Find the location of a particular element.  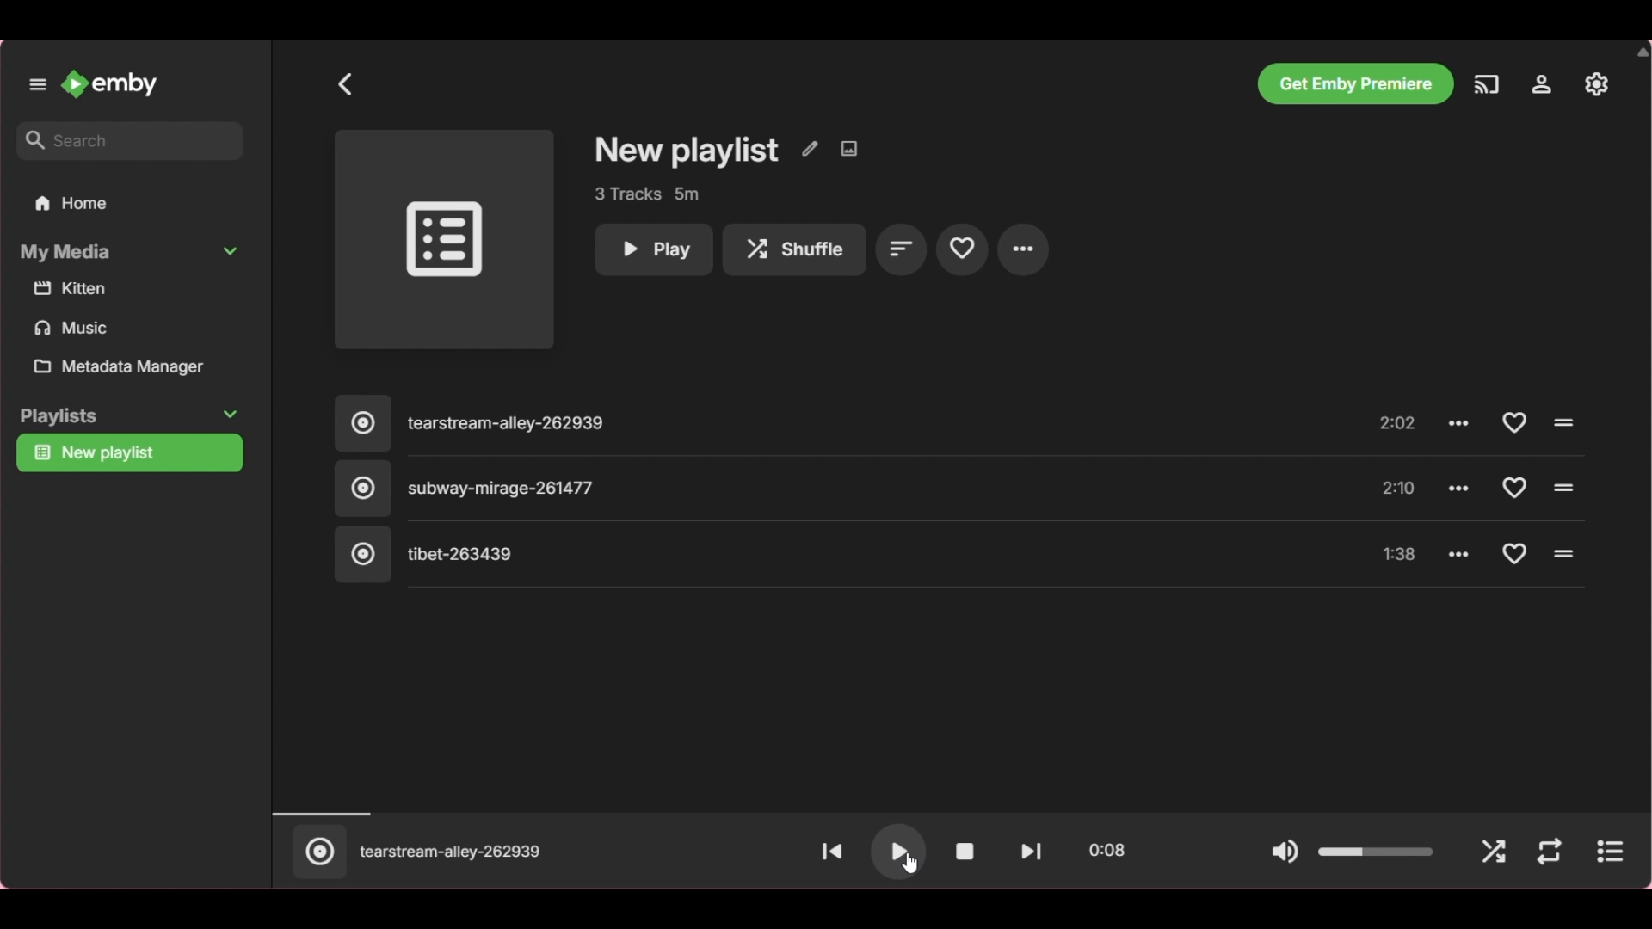

Show current song only is located at coordinates (1609, 852).